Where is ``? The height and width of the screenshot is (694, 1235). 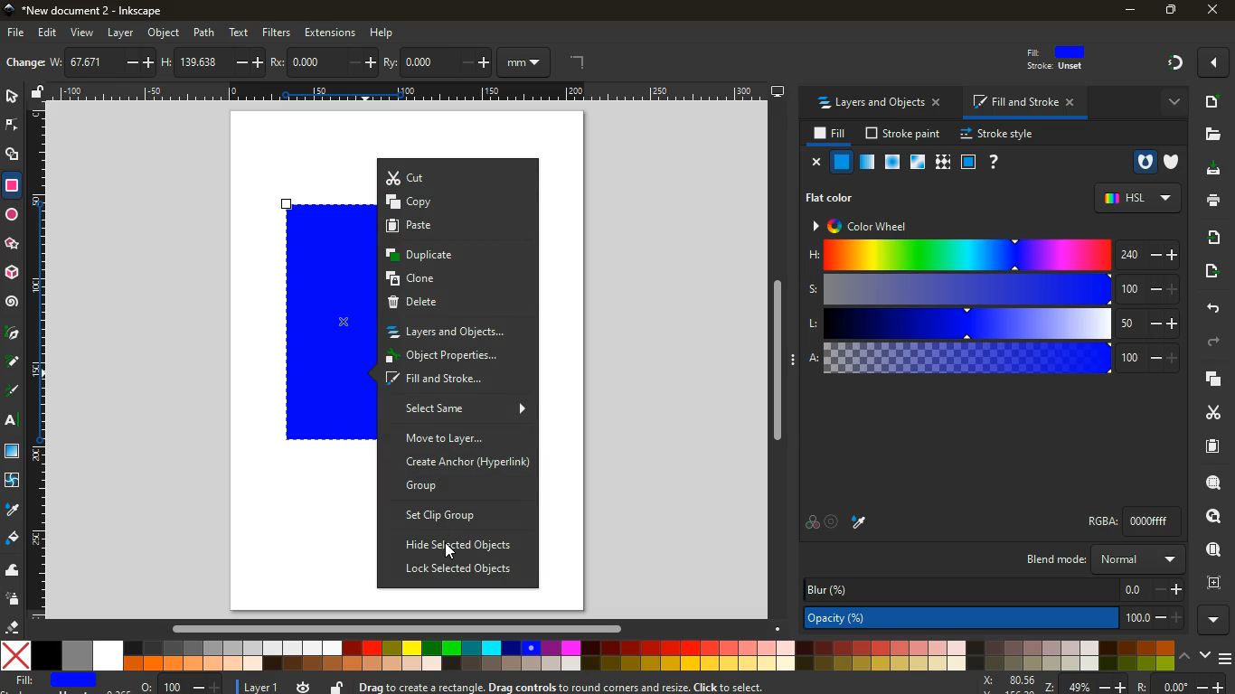
 is located at coordinates (1210, 64).